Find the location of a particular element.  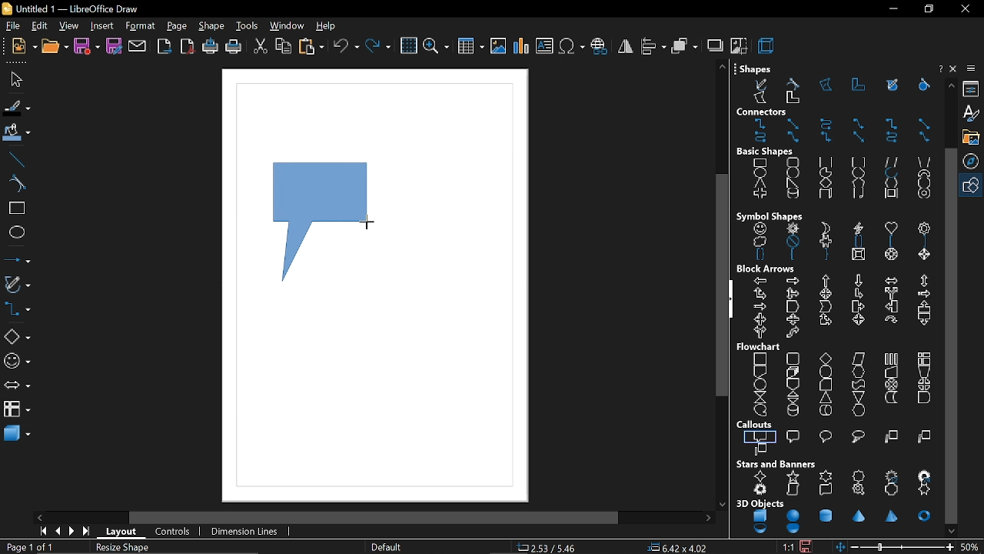

view is located at coordinates (68, 25).